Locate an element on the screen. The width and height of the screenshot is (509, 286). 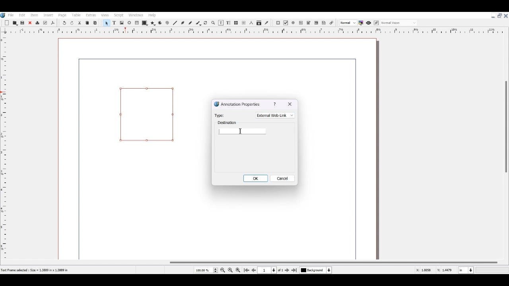
Text Cursor is located at coordinates (241, 131).